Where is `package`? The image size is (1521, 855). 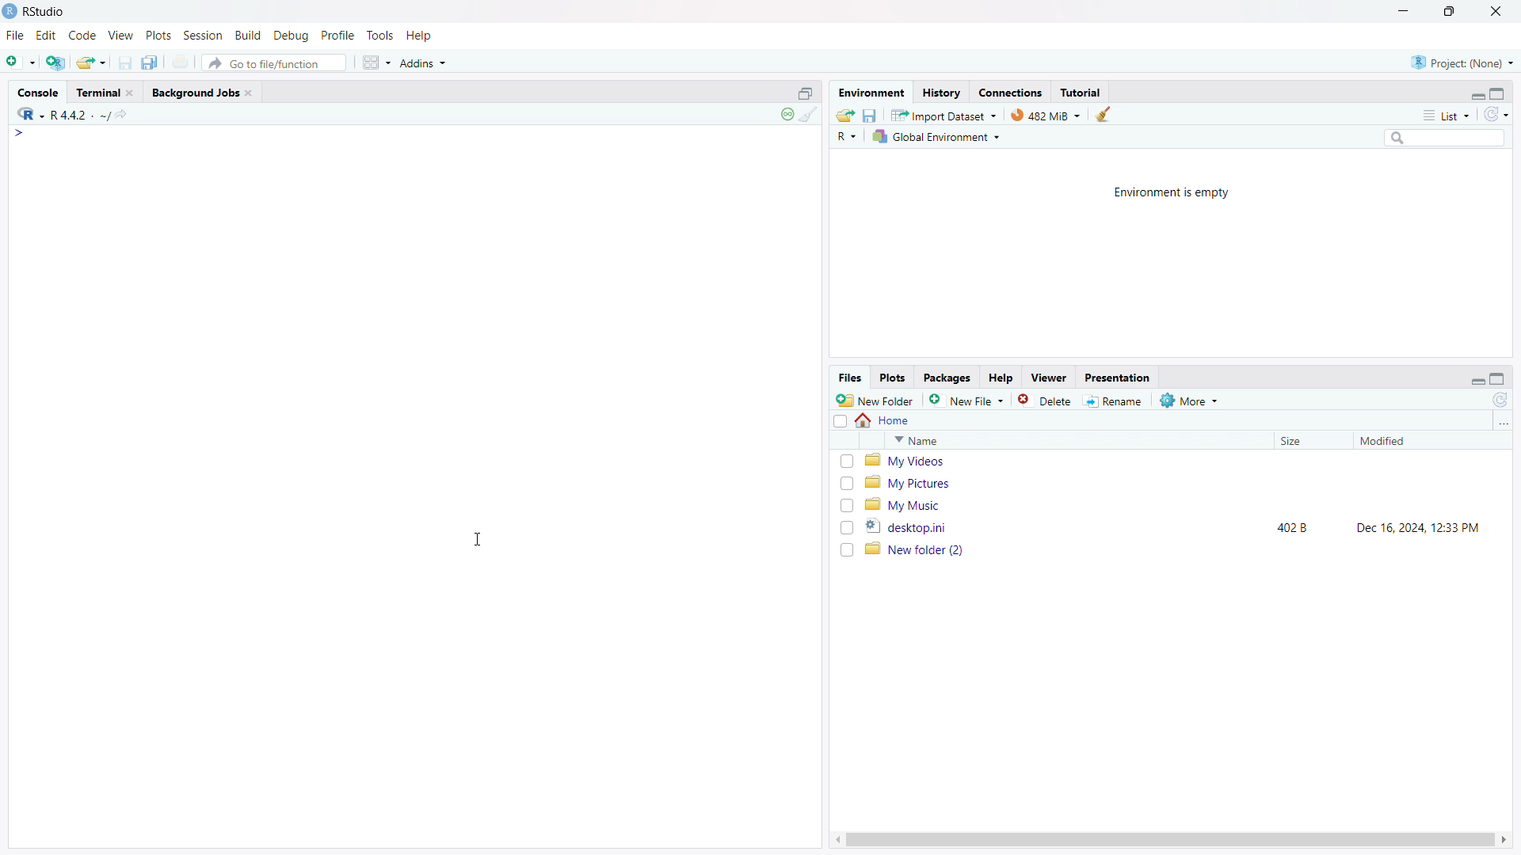
package is located at coordinates (947, 378).